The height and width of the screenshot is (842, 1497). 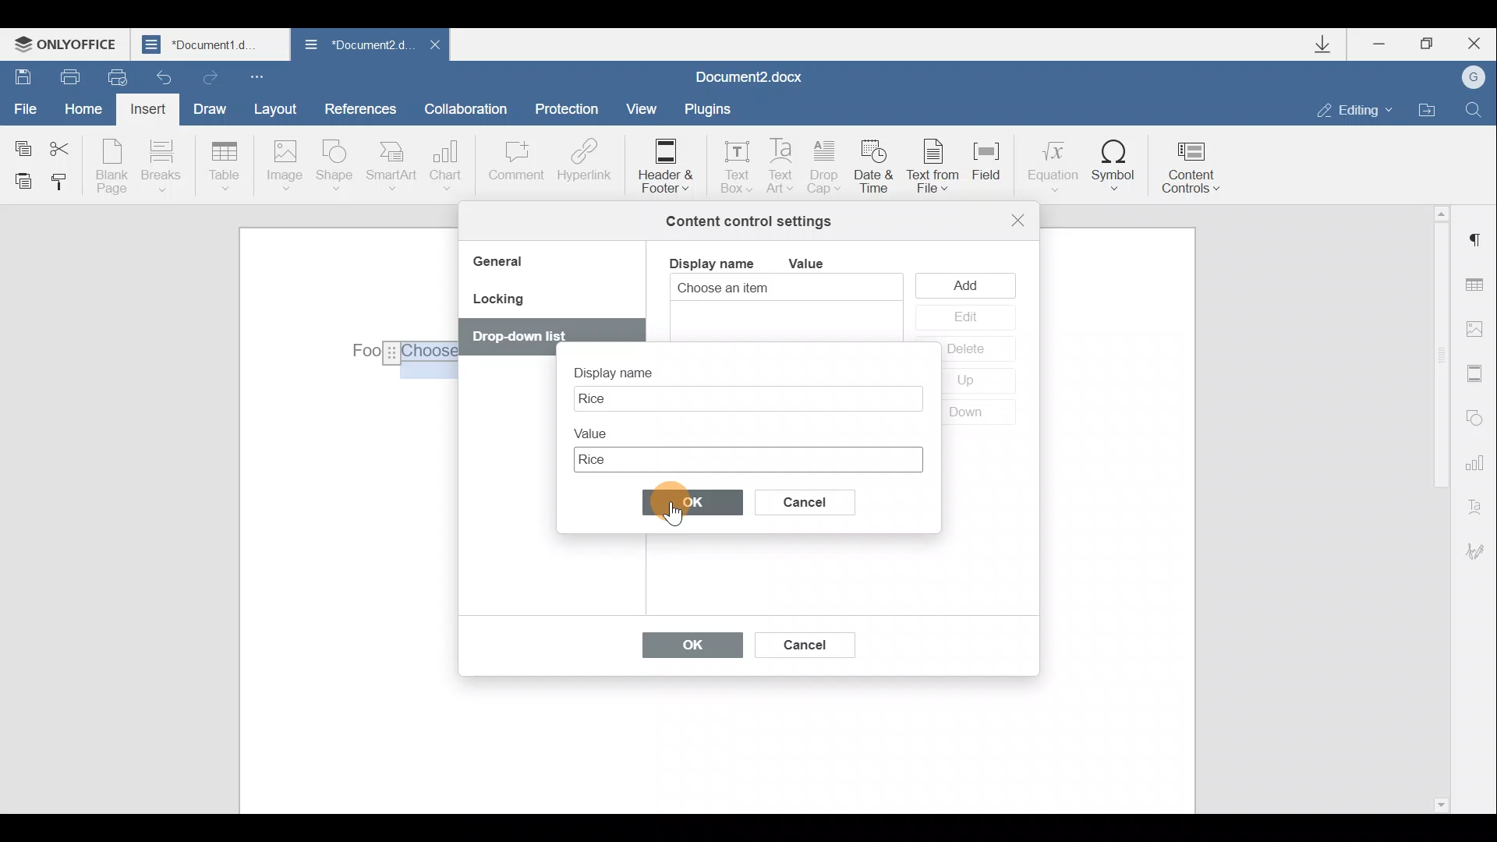 What do you see at coordinates (581, 163) in the screenshot?
I see `Hyperlink` at bounding box center [581, 163].